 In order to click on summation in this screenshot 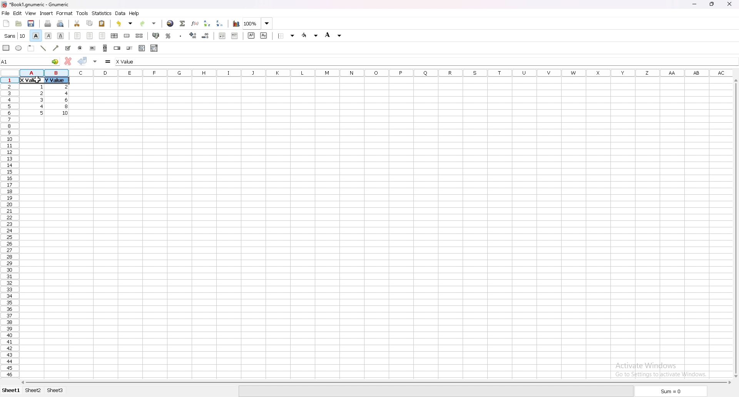, I will do `click(182, 23)`.